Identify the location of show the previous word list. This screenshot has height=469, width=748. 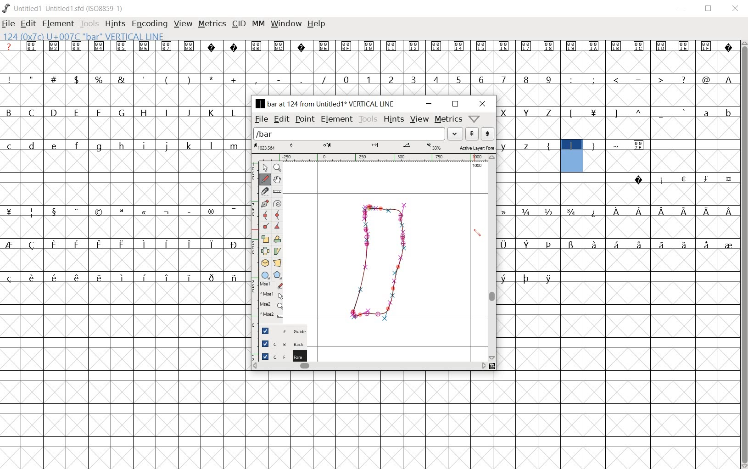
(471, 134).